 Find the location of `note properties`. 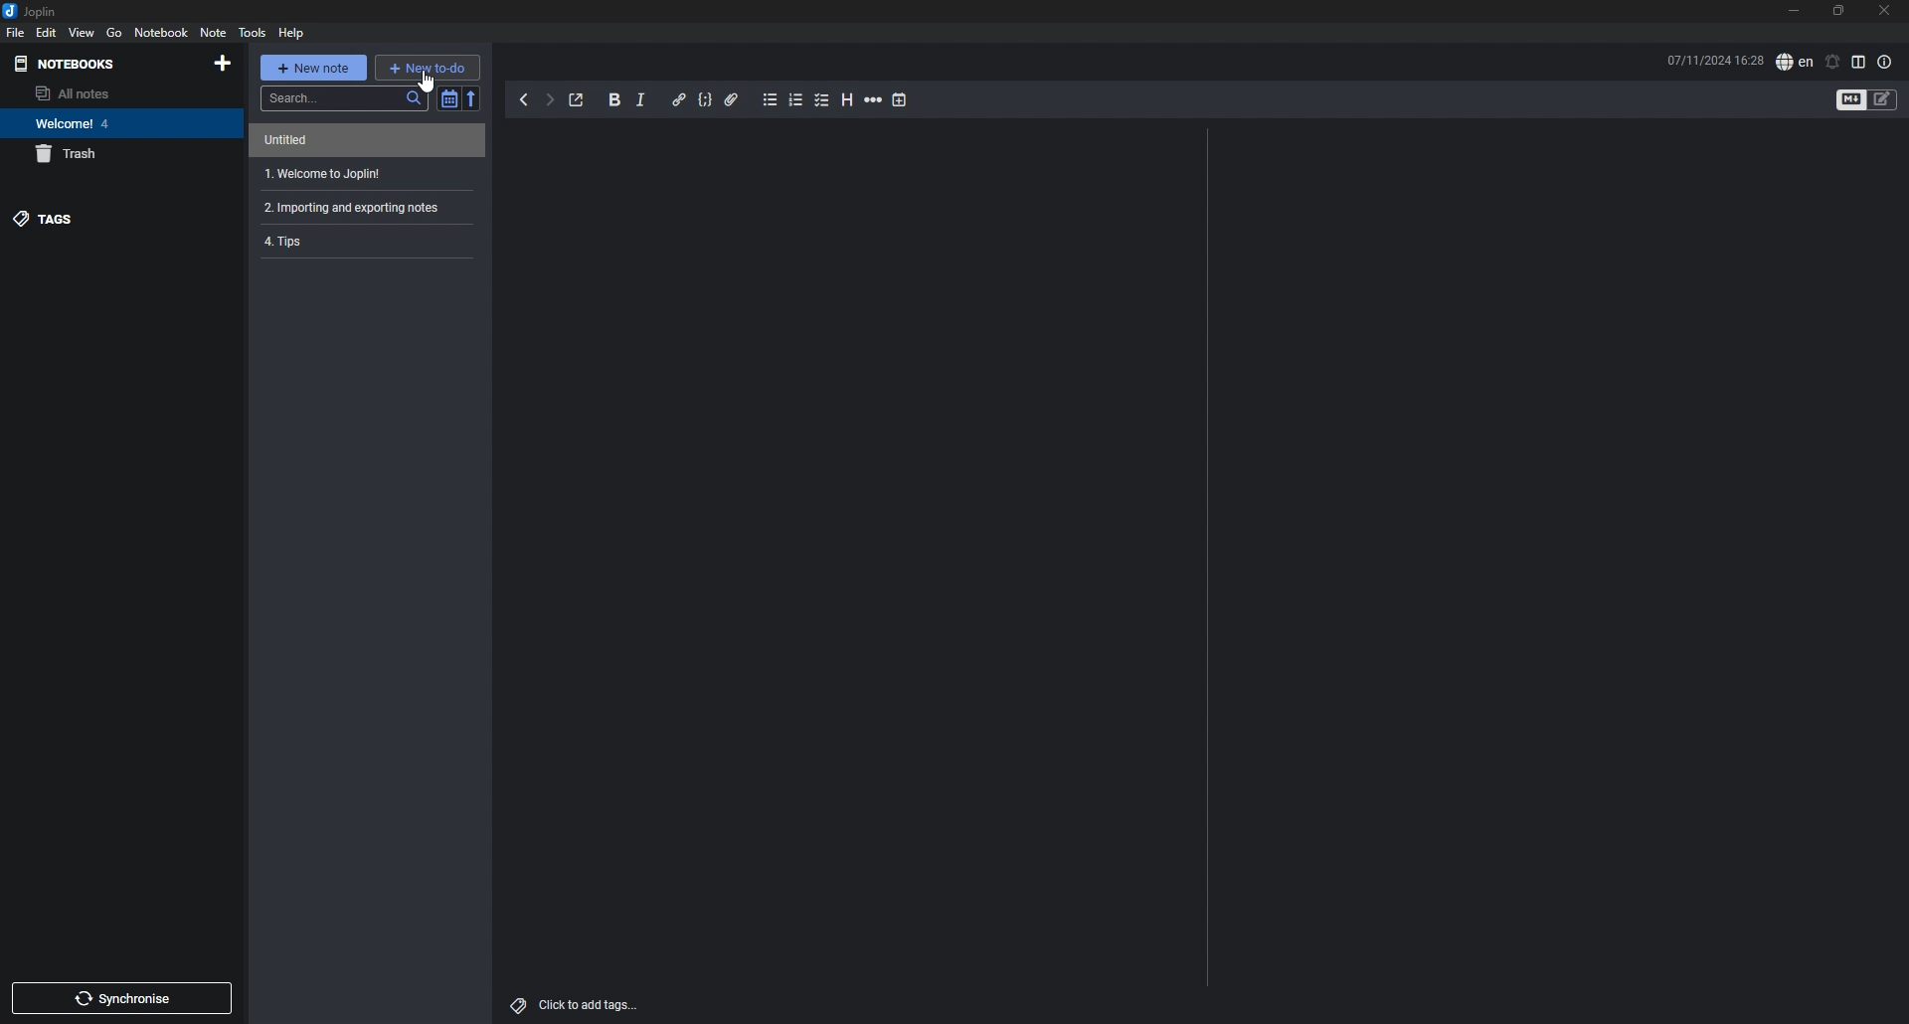

note properties is located at coordinates (1886, 63).